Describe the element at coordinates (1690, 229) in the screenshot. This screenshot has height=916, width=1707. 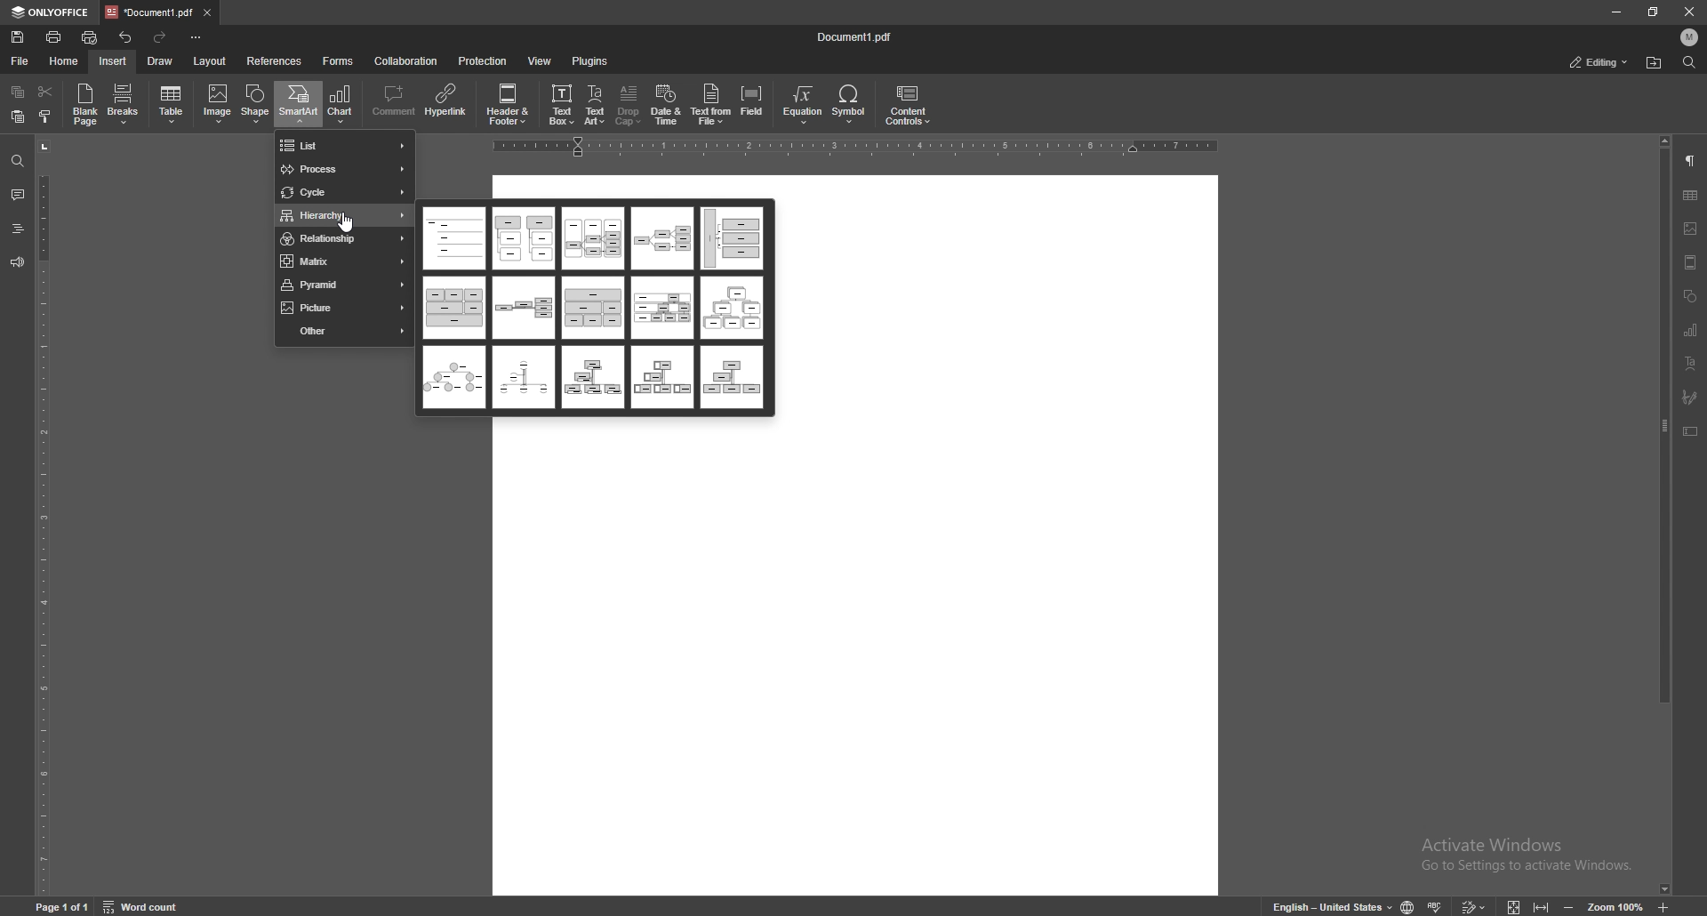
I see `image` at that location.